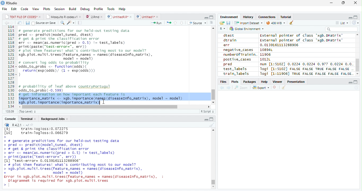 The image size is (362, 191). I want to click on Plots, so click(46, 9).